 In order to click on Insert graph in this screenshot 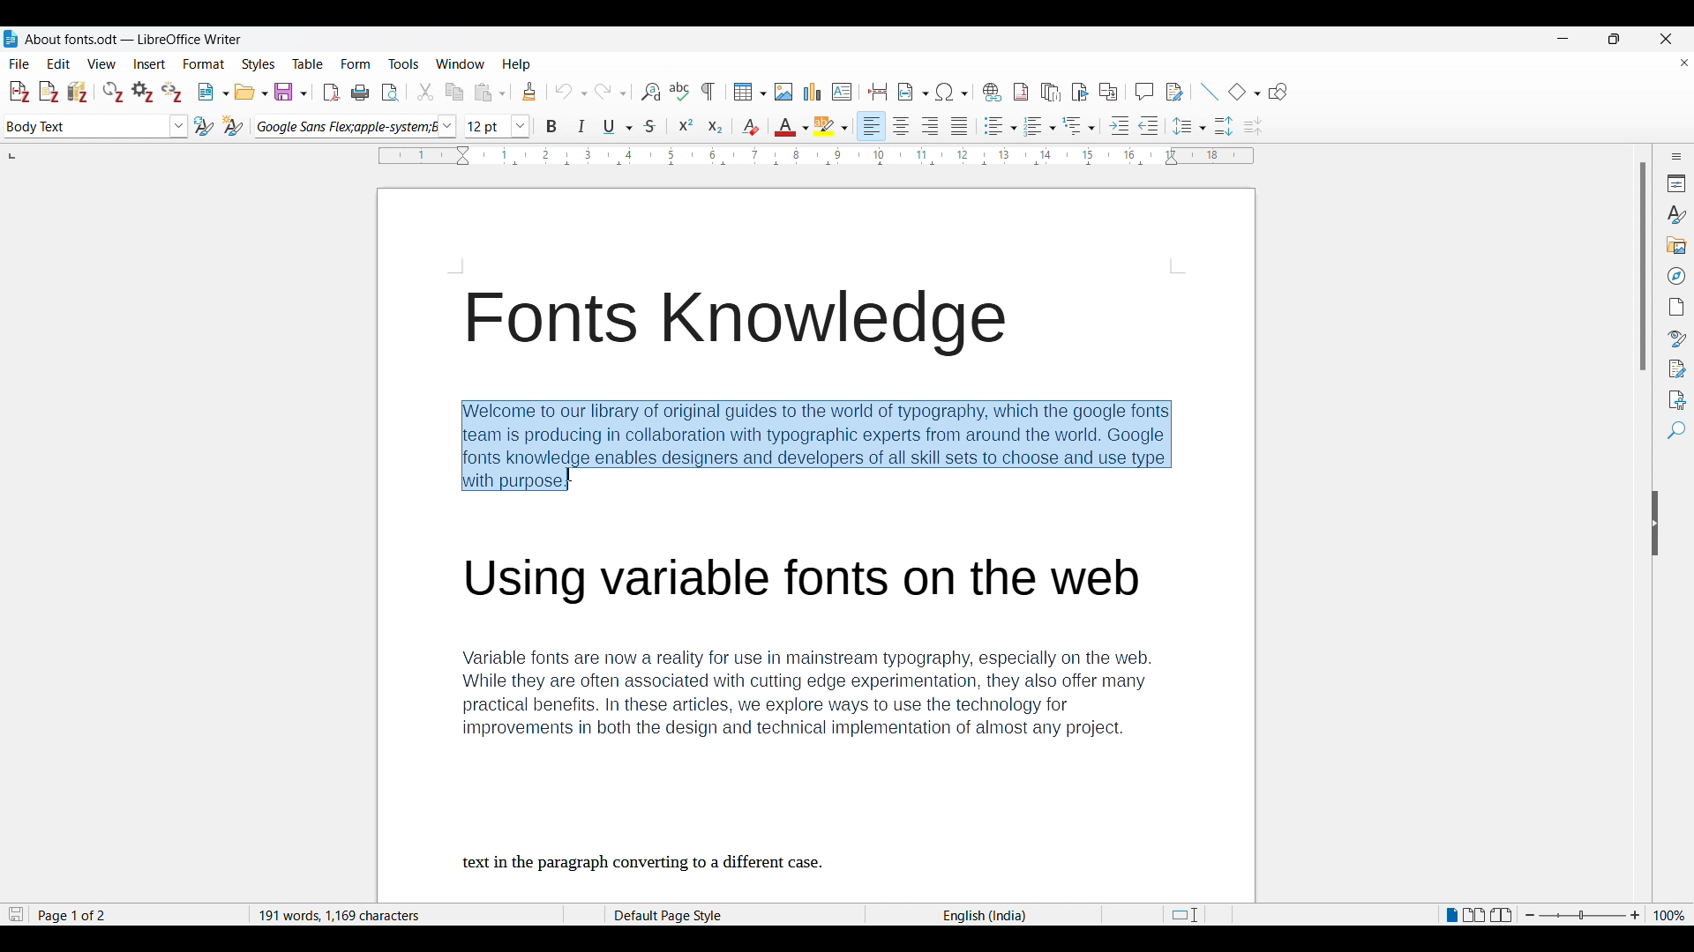, I will do `click(812, 91)`.